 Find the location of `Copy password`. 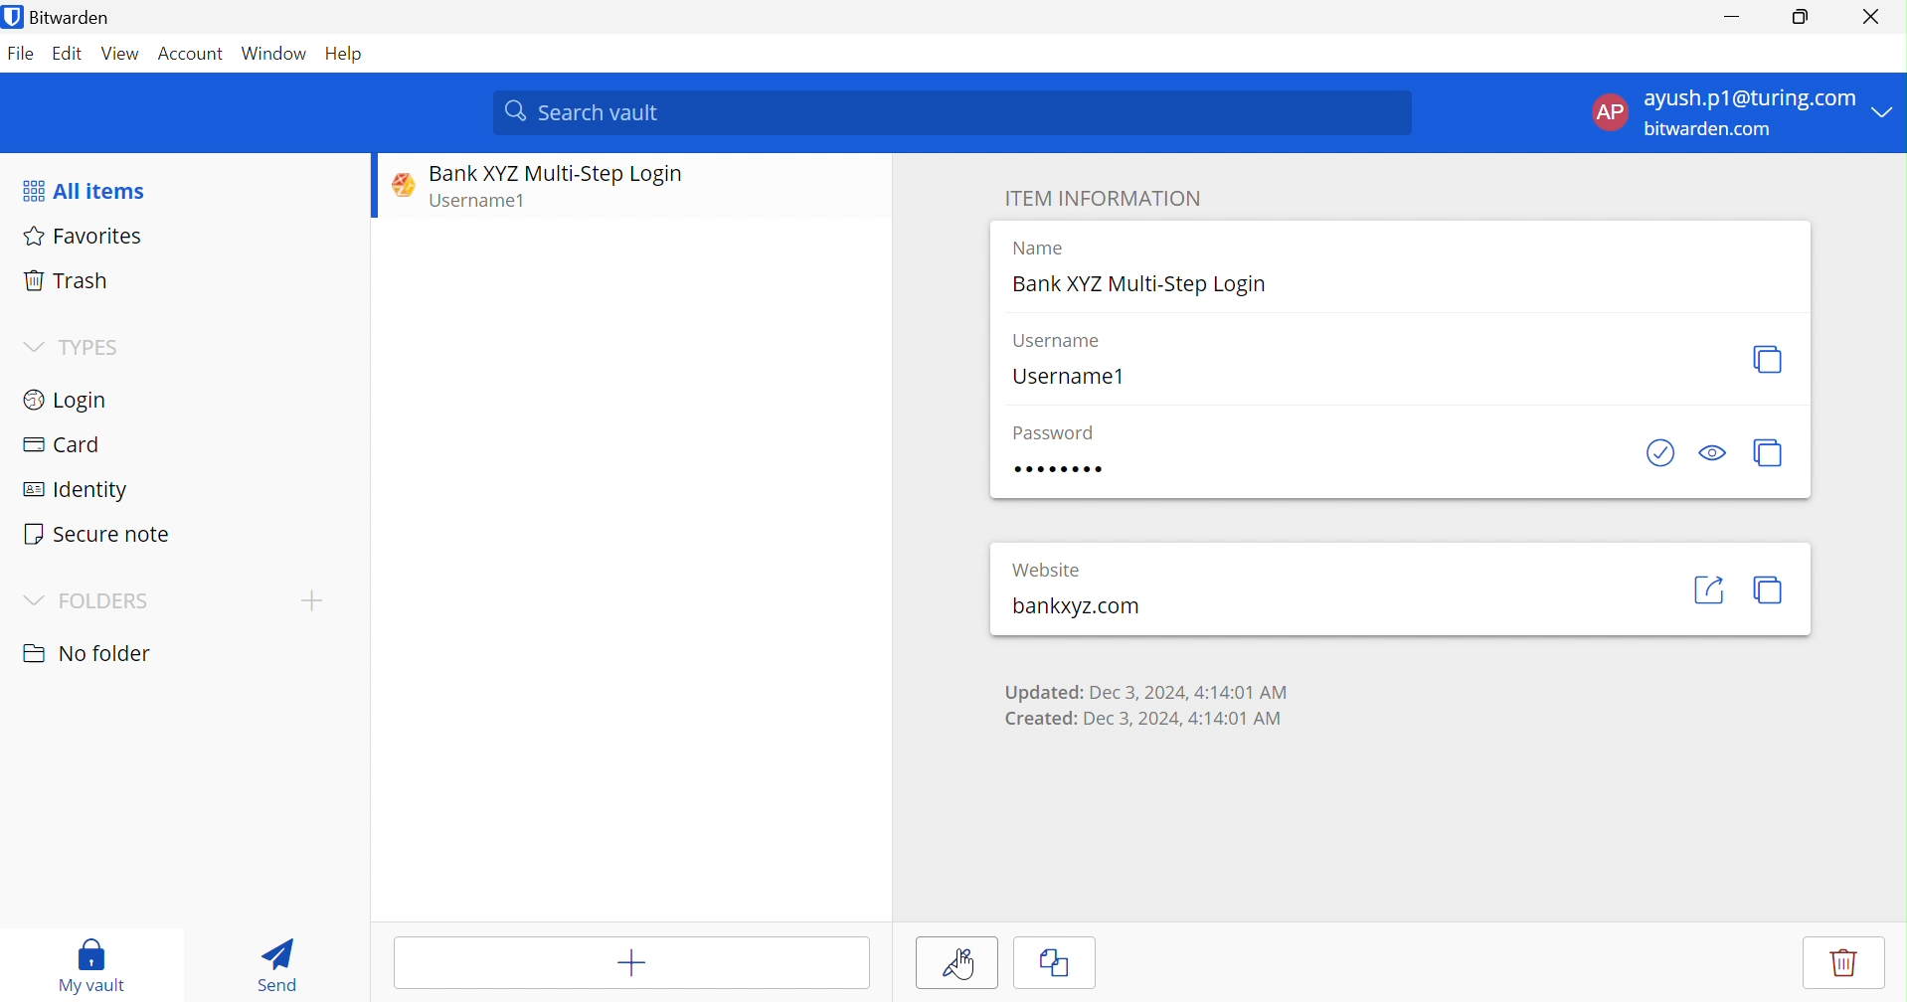

Copy password is located at coordinates (1772, 450).